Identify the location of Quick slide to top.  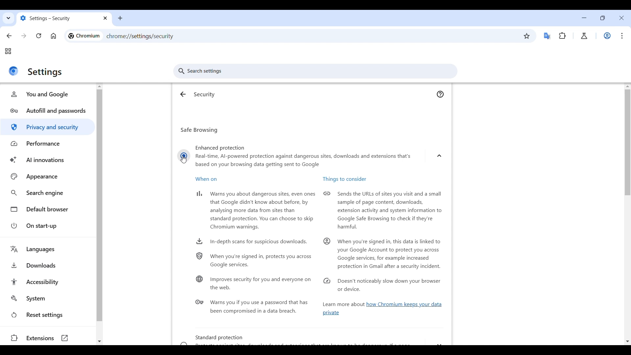
(627, 86).